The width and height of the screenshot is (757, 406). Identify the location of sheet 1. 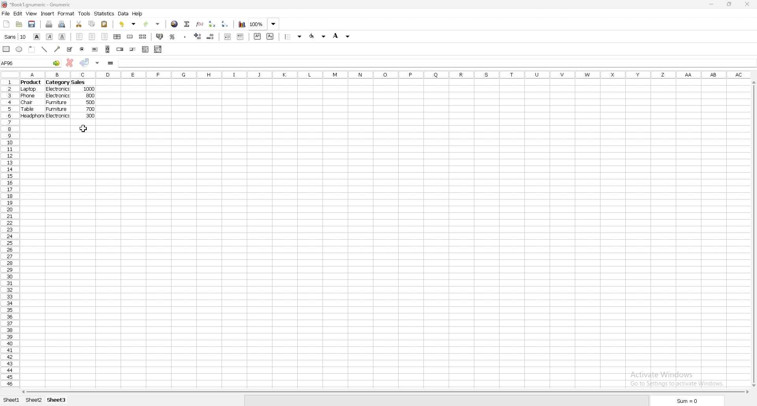
(11, 400).